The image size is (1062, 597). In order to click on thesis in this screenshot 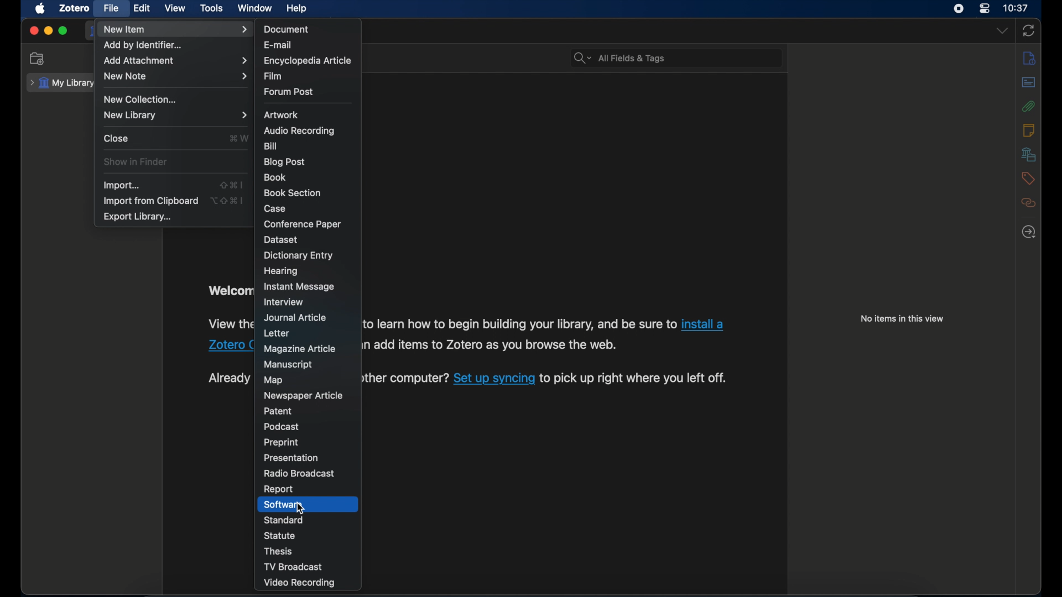, I will do `click(278, 552)`.